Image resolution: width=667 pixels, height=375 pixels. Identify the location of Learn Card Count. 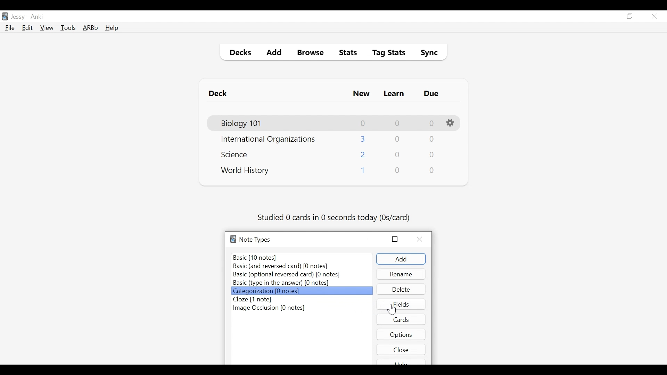
(397, 123).